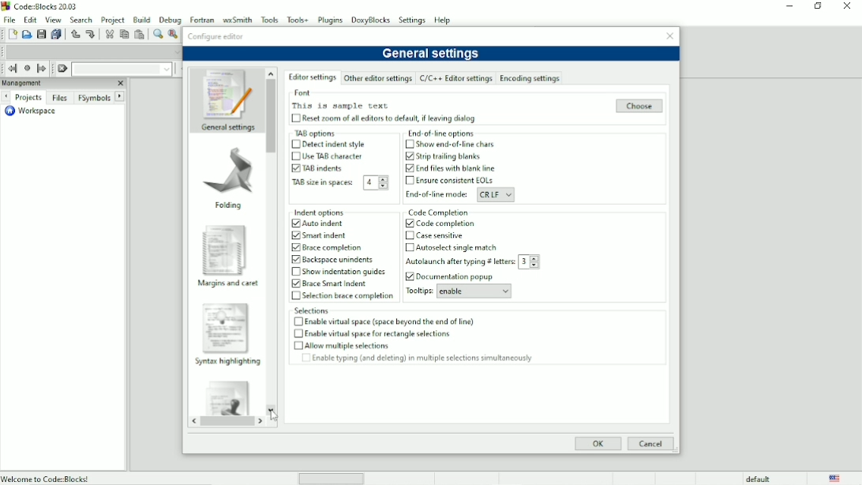 The width and height of the screenshot is (862, 485). What do you see at coordinates (349, 296) in the screenshot?
I see `Selection brace completion` at bounding box center [349, 296].